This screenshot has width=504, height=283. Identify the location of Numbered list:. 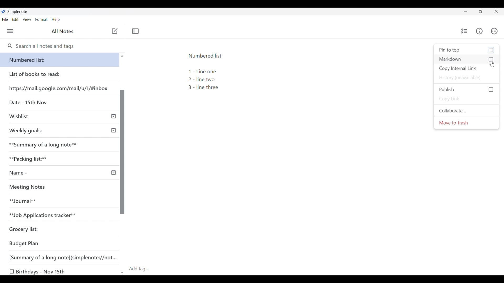
(60, 60).